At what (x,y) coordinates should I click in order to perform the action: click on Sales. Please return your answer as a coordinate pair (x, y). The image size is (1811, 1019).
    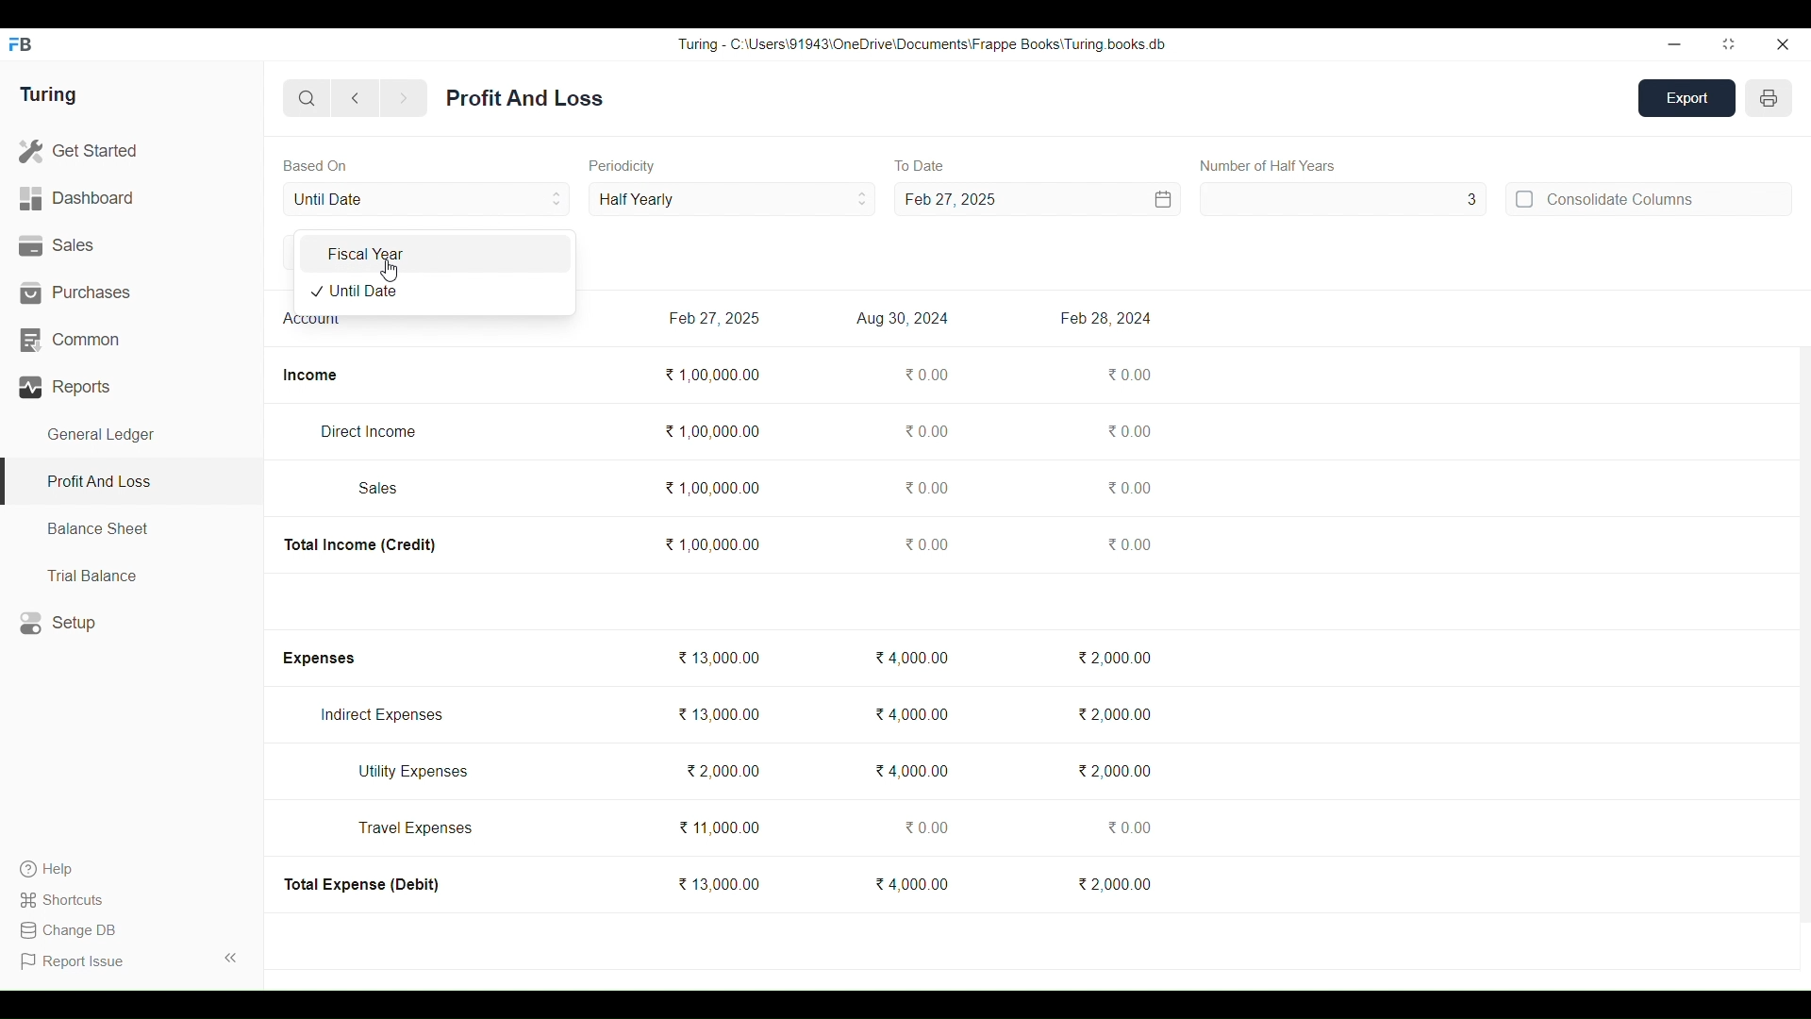
    Looking at the image, I should click on (379, 488).